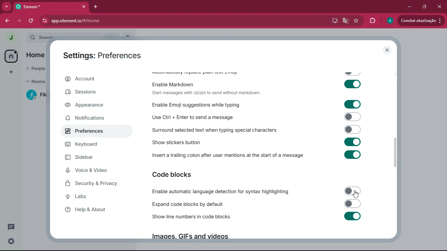 This screenshot has width=447, height=251. I want to click on appearance, so click(91, 106).